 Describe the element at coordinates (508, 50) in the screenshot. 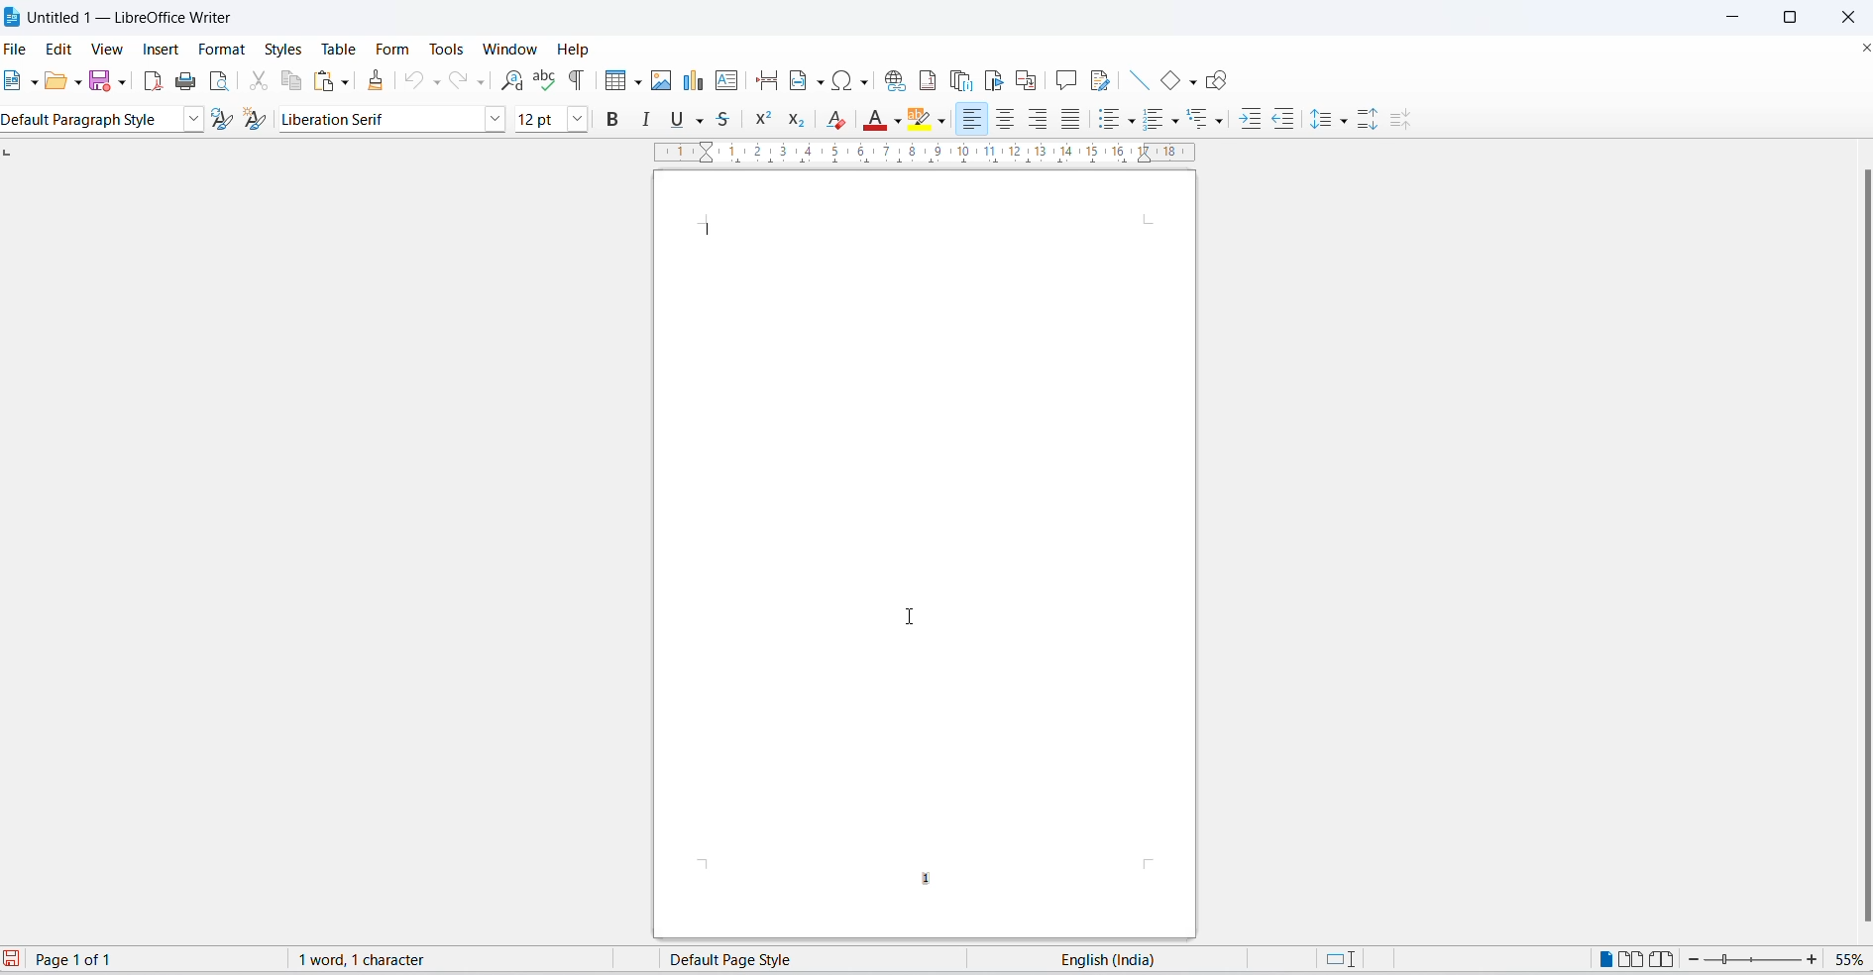

I see `window` at that location.